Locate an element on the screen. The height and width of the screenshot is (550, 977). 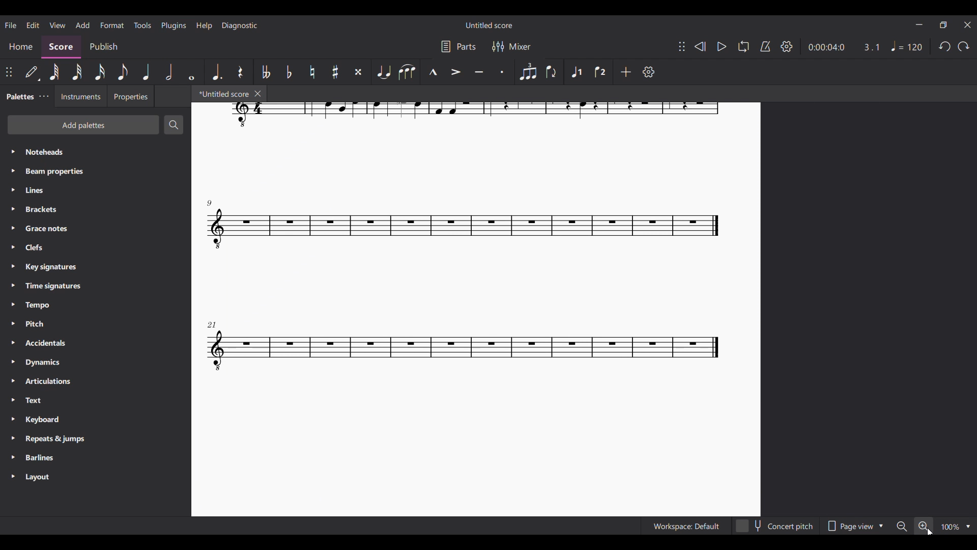
Toggle double flat is located at coordinates (265, 72).